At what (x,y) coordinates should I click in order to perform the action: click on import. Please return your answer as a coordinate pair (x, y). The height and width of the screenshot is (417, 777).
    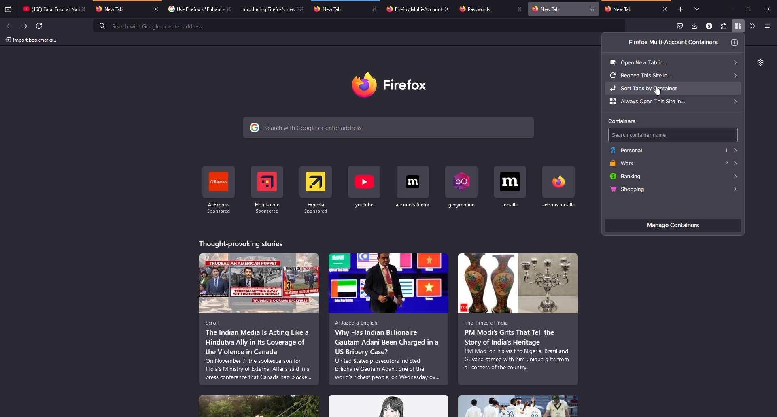
    Looking at the image, I should click on (32, 40).